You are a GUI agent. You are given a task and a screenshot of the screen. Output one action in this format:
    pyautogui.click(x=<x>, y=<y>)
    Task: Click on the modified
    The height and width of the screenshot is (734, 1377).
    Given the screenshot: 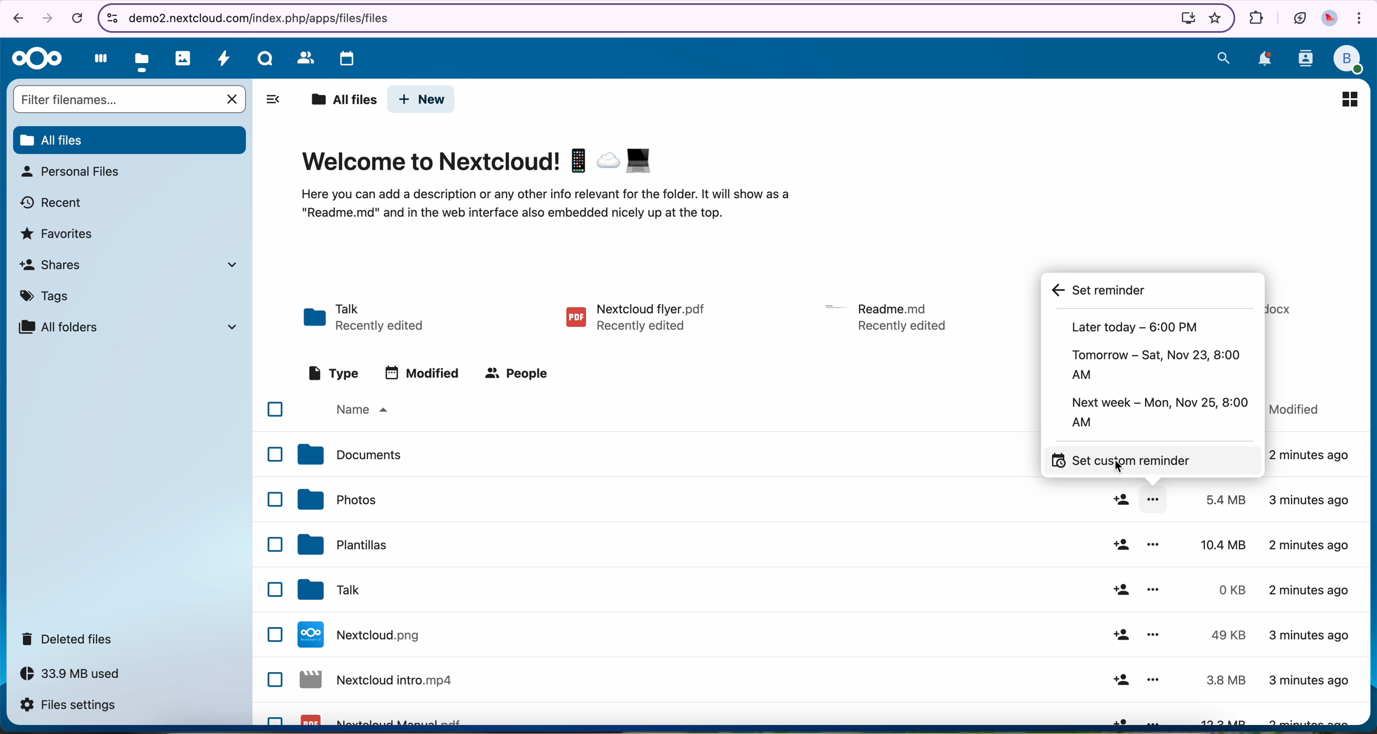 What is the action you would take?
    pyautogui.click(x=1295, y=409)
    